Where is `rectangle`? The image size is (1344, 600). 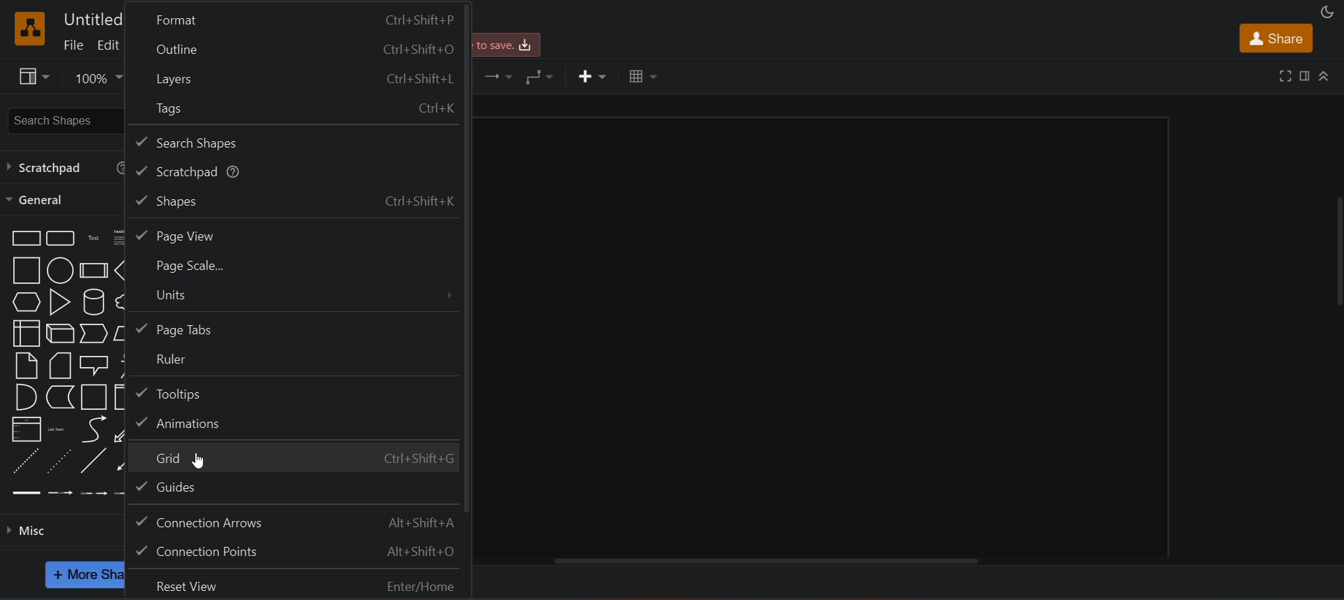
rectangle is located at coordinates (25, 239).